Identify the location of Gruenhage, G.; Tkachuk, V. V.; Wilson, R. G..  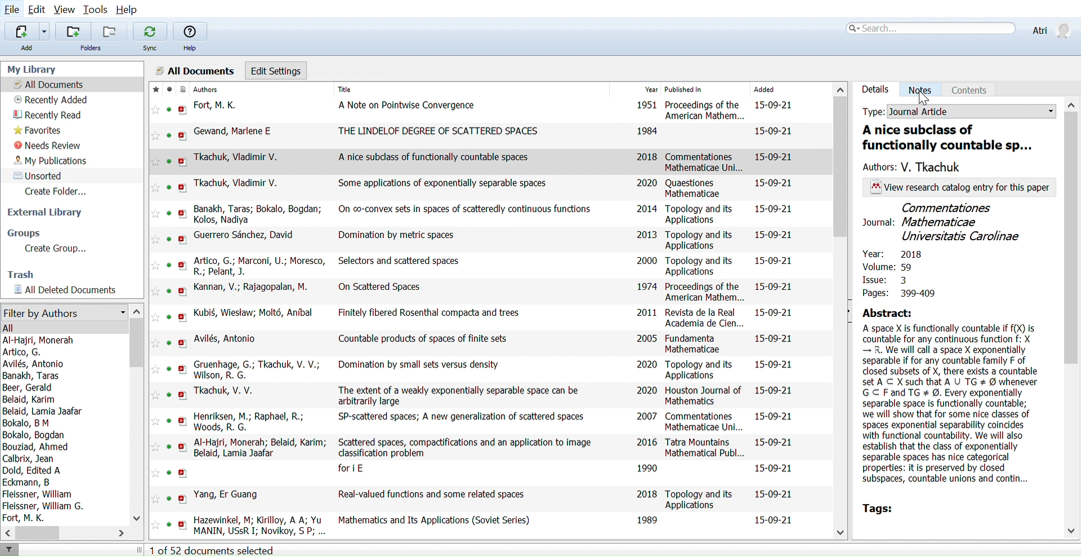
(258, 370).